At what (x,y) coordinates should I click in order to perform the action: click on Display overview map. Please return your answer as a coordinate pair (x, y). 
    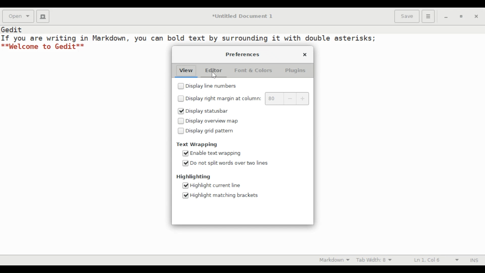
    Looking at the image, I should click on (213, 121).